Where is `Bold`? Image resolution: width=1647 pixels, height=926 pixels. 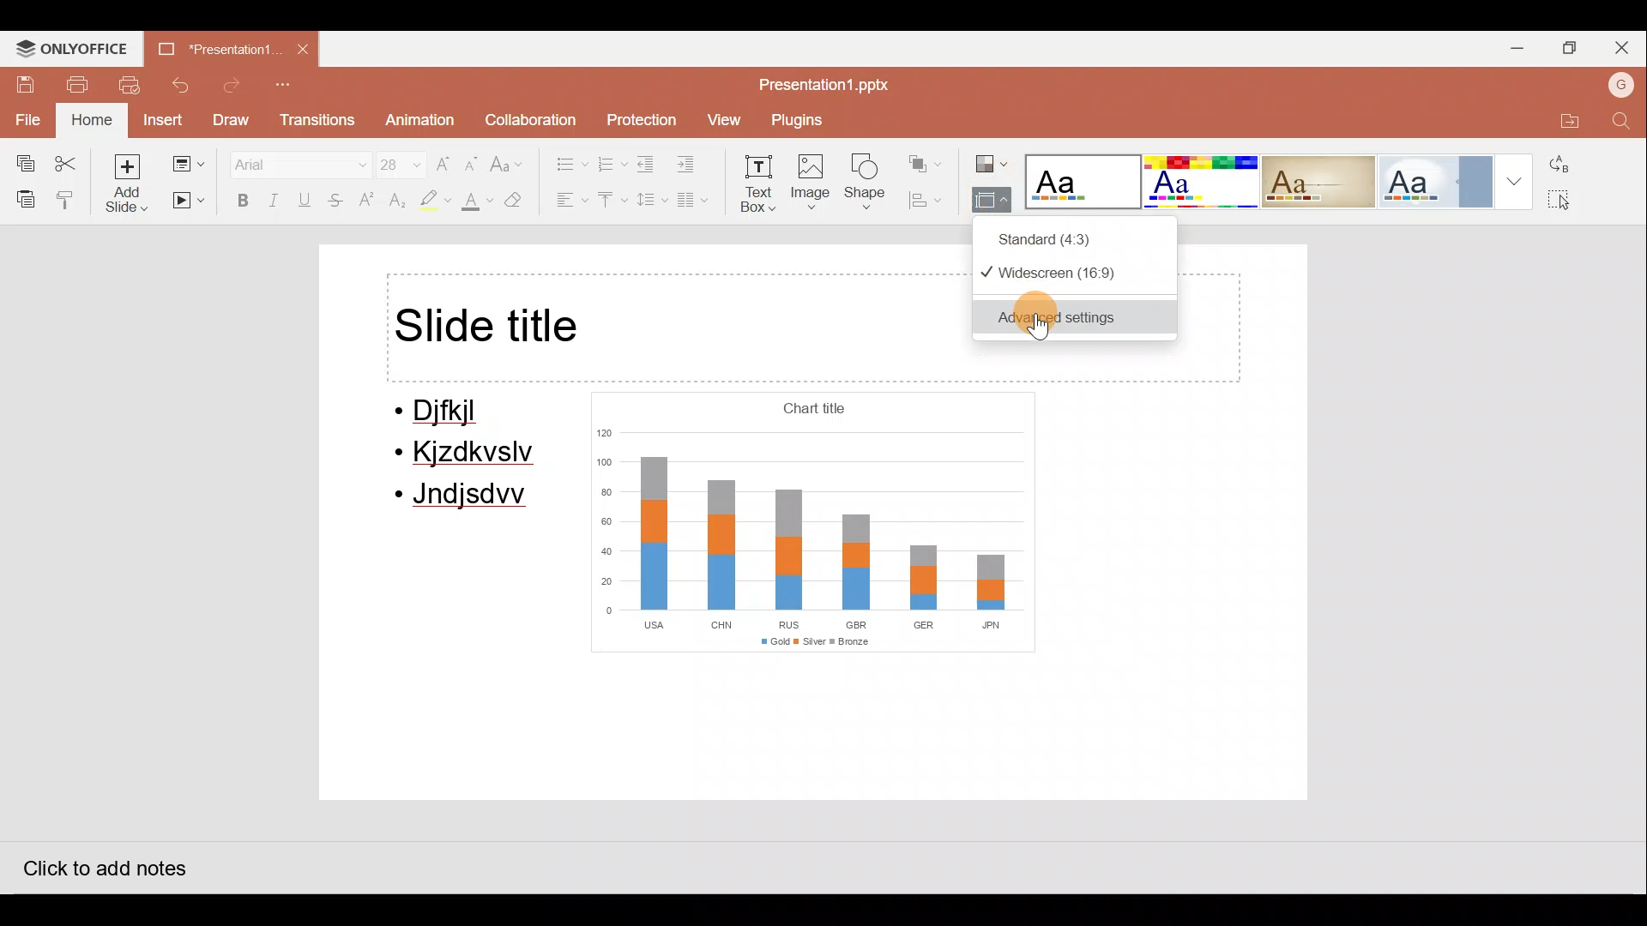
Bold is located at coordinates (238, 200).